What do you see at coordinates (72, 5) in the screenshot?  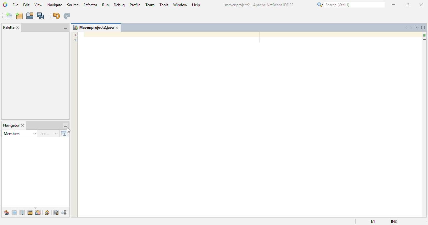 I see `source` at bounding box center [72, 5].